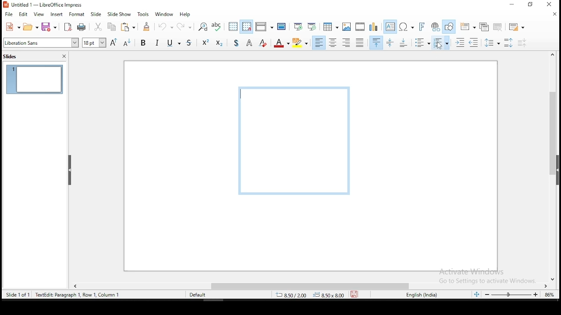 This screenshot has height=315, width=561. I want to click on underline, so click(170, 44).